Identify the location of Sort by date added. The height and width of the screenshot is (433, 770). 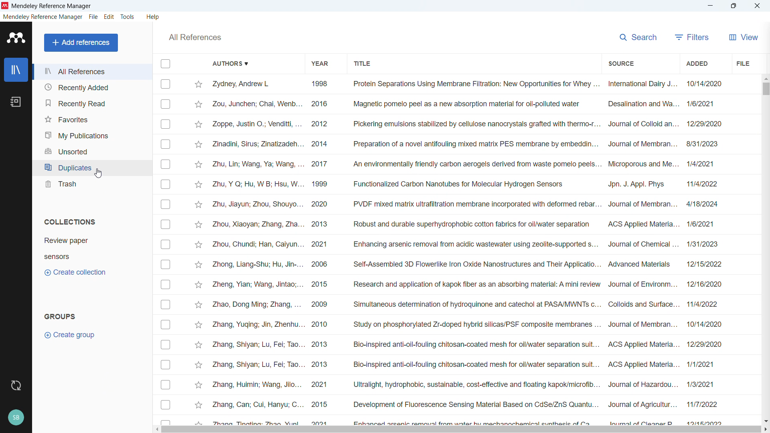
(696, 63).